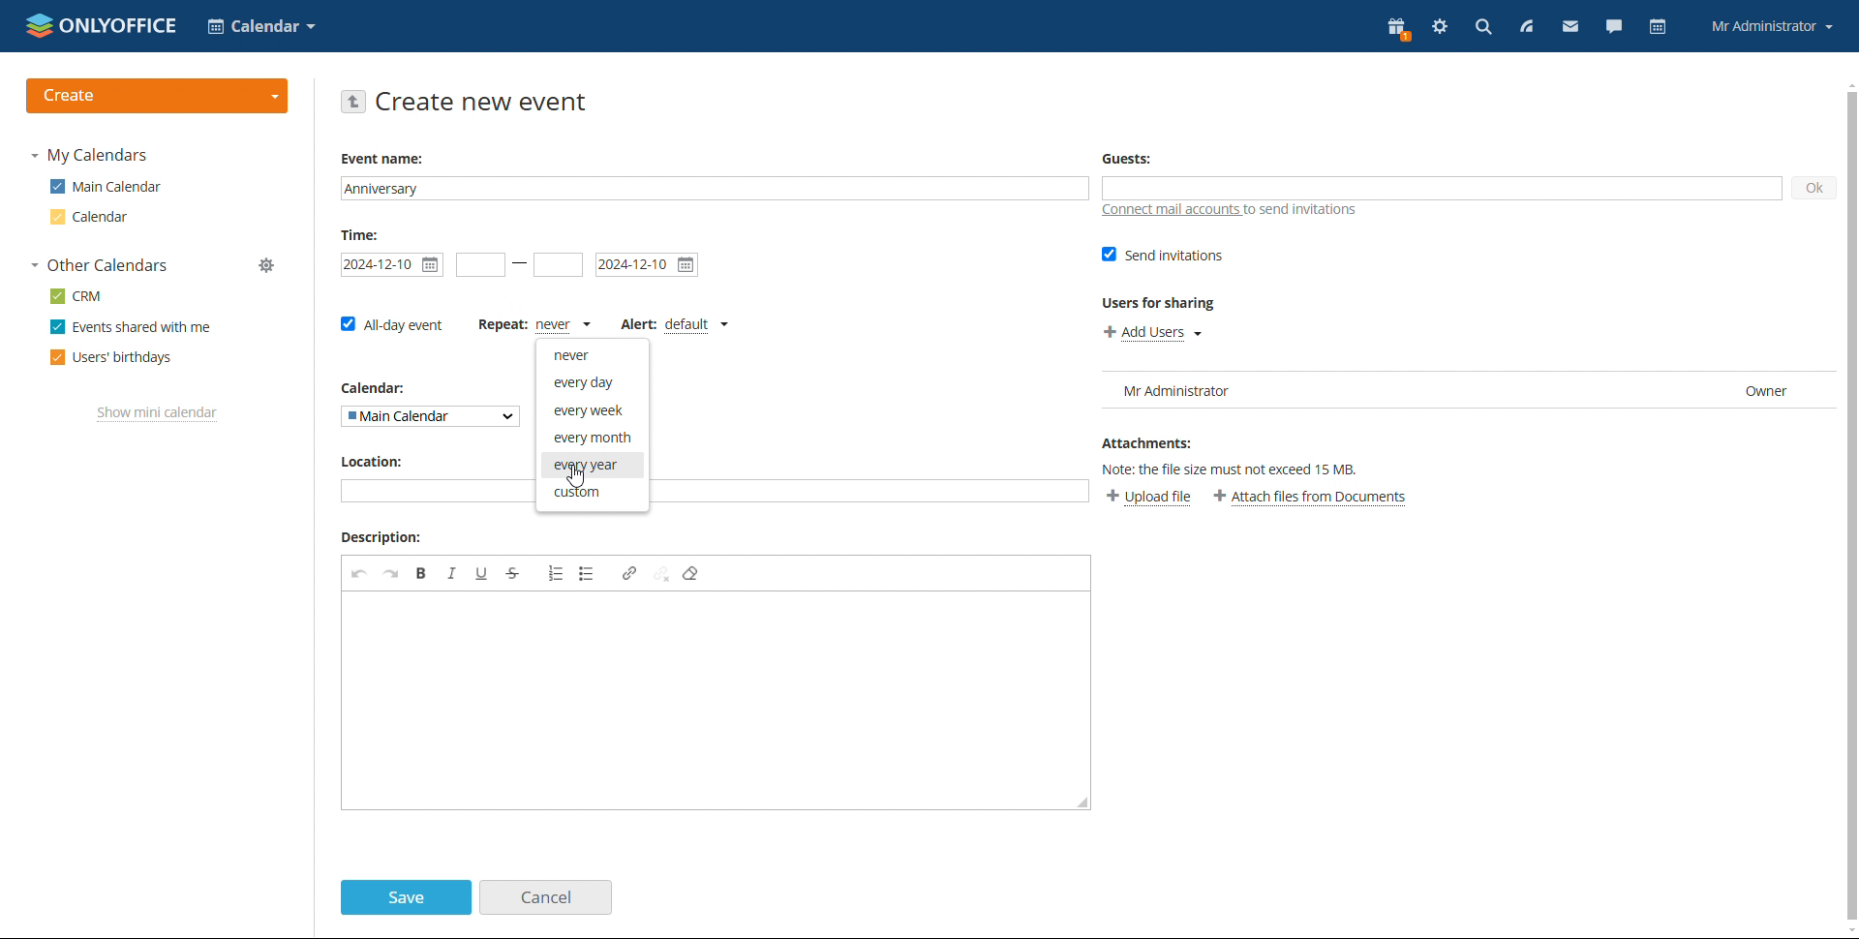 The width and height of the screenshot is (1859, 939). I want to click on underline, so click(481, 573).